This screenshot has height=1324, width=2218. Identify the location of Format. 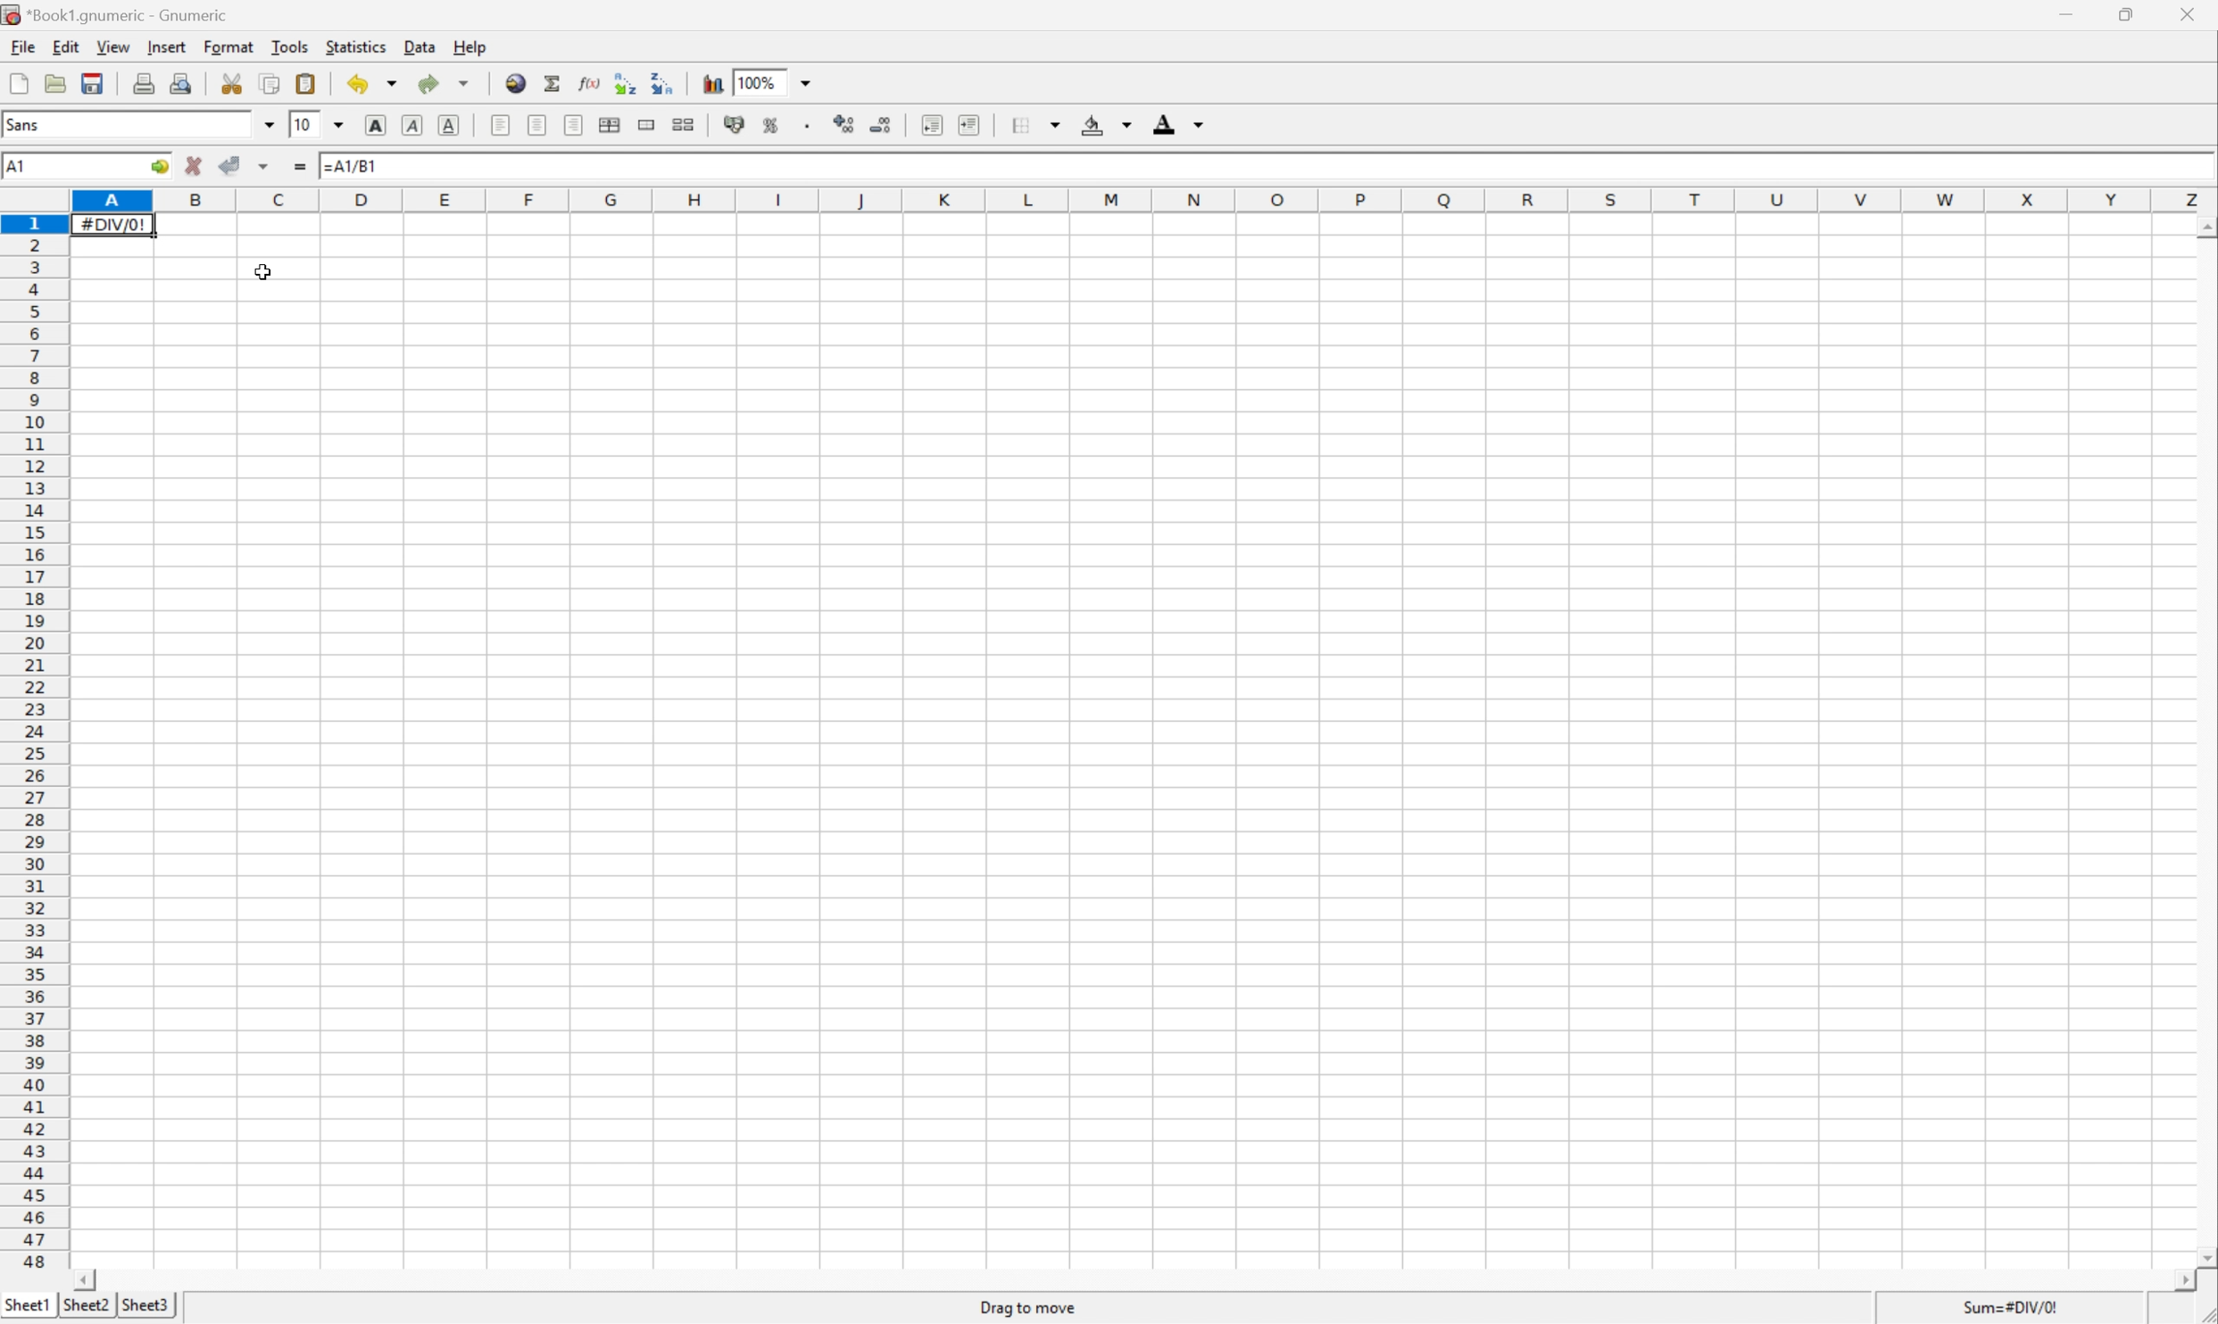
(230, 46).